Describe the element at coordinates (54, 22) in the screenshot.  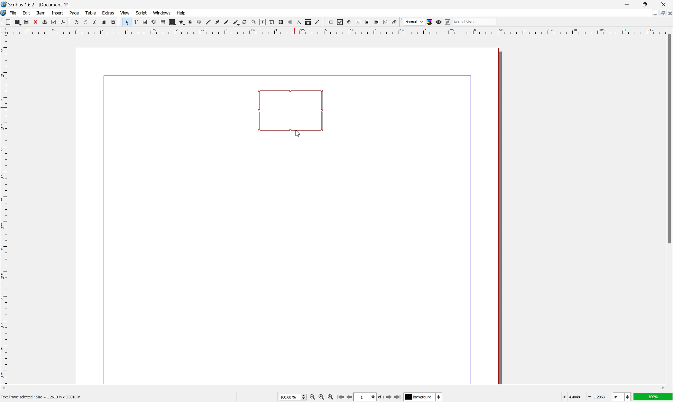
I see `preflight verifier` at that location.